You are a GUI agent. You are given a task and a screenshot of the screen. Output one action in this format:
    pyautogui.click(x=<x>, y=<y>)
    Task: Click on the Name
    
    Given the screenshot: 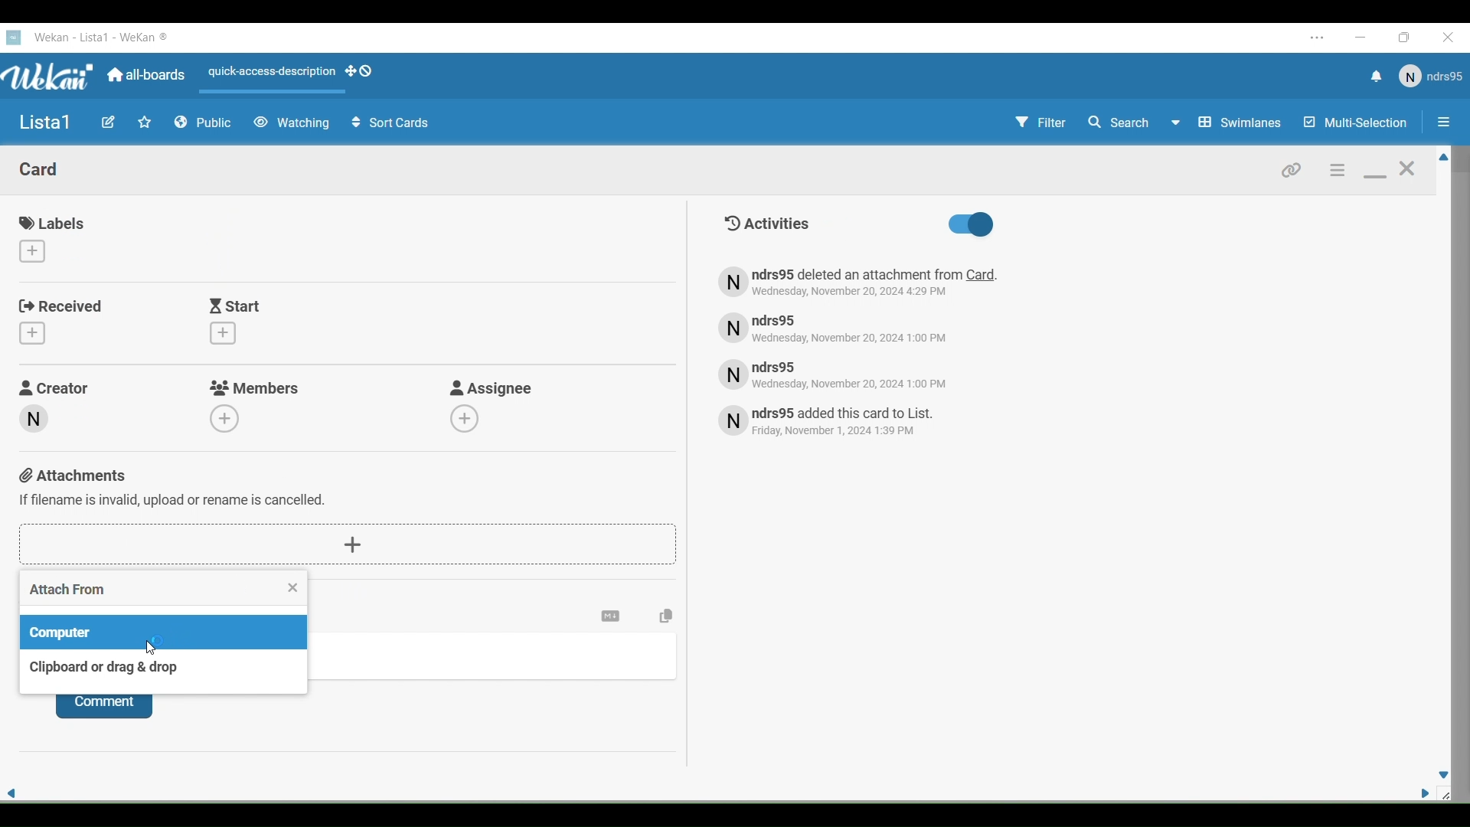 What is the action you would take?
    pyautogui.click(x=45, y=123)
    